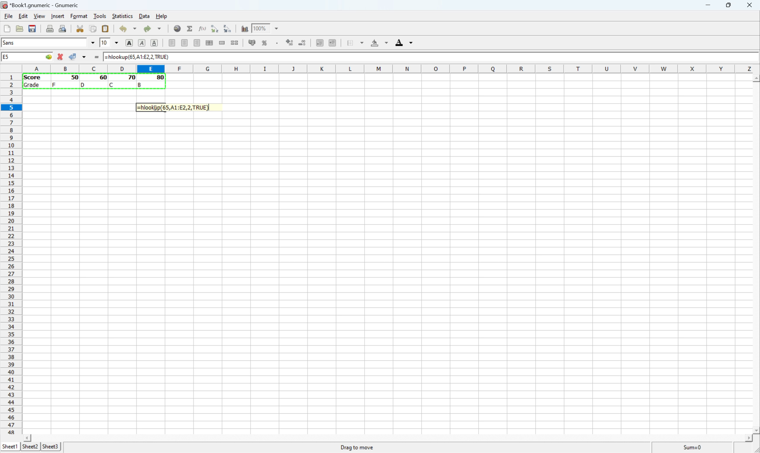  What do you see at coordinates (130, 78) in the screenshot?
I see `70` at bounding box center [130, 78].